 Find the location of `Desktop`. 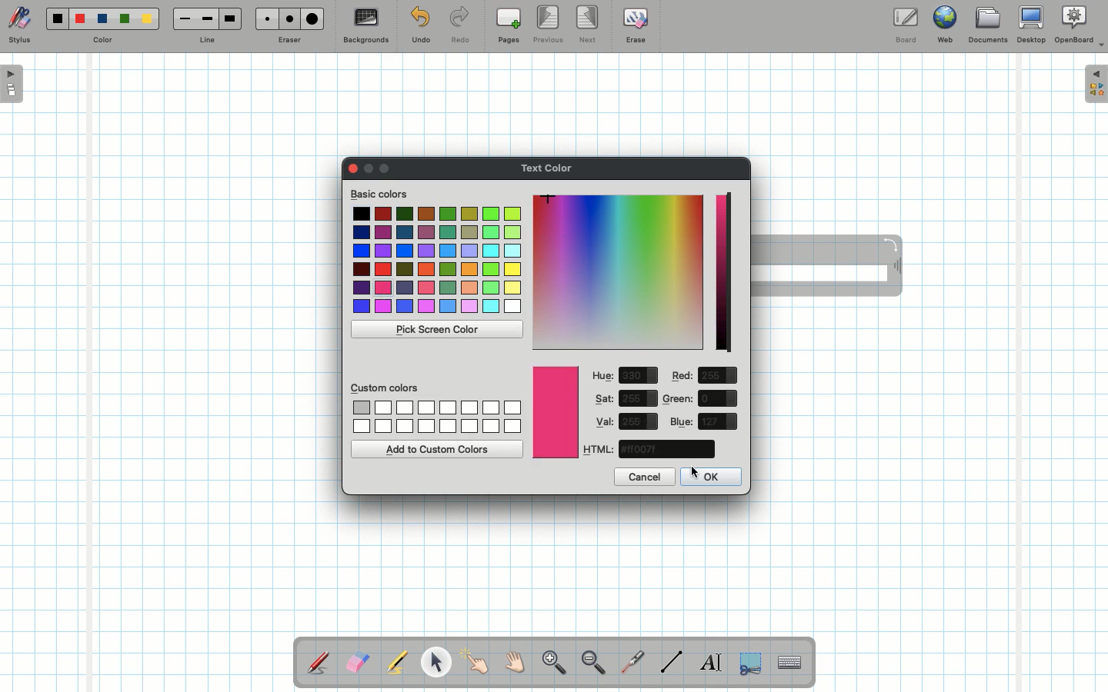

Desktop is located at coordinates (1033, 25).